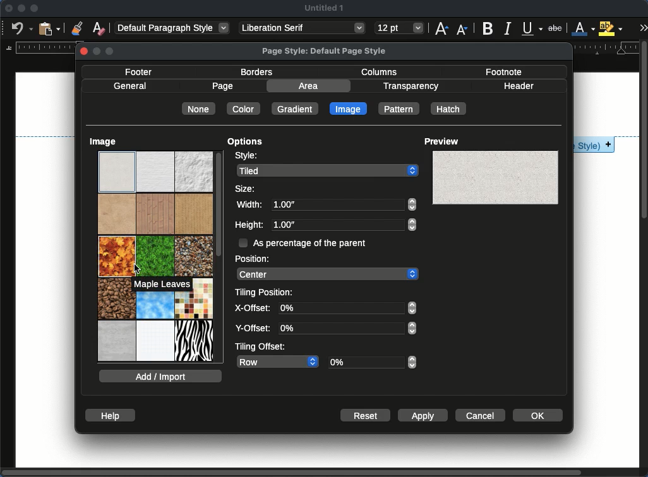  Describe the element at coordinates (381, 73) in the screenshot. I see `columns` at that location.